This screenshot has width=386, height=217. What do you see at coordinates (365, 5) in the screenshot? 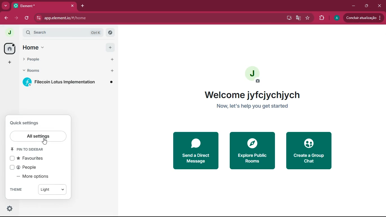
I see `maximize` at bounding box center [365, 5].